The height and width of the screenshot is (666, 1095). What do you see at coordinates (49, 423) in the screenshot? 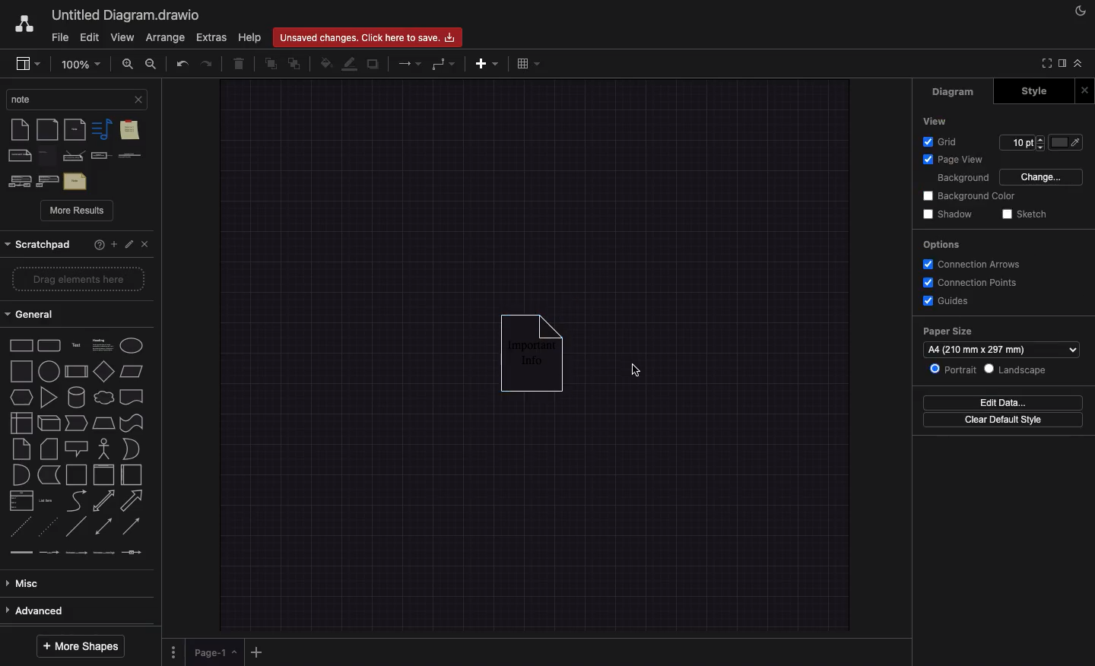
I see `cube` at bounding box center [49, 423].